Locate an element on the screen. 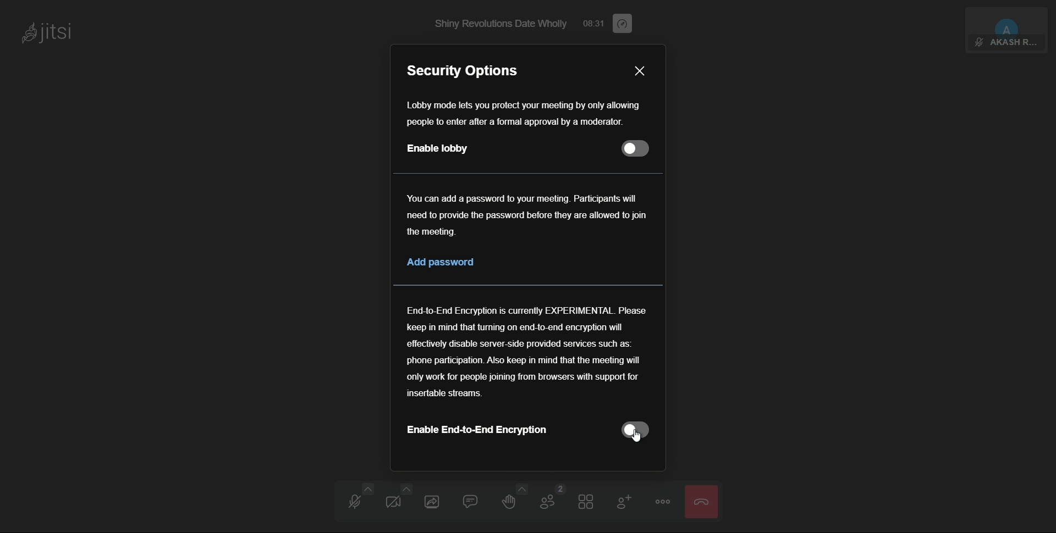 This screenshot has width=1056, height=533. Security Options is located at coordinates (468, 70).